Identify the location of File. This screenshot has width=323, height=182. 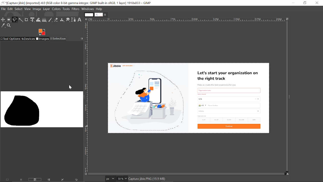
(3, 8).